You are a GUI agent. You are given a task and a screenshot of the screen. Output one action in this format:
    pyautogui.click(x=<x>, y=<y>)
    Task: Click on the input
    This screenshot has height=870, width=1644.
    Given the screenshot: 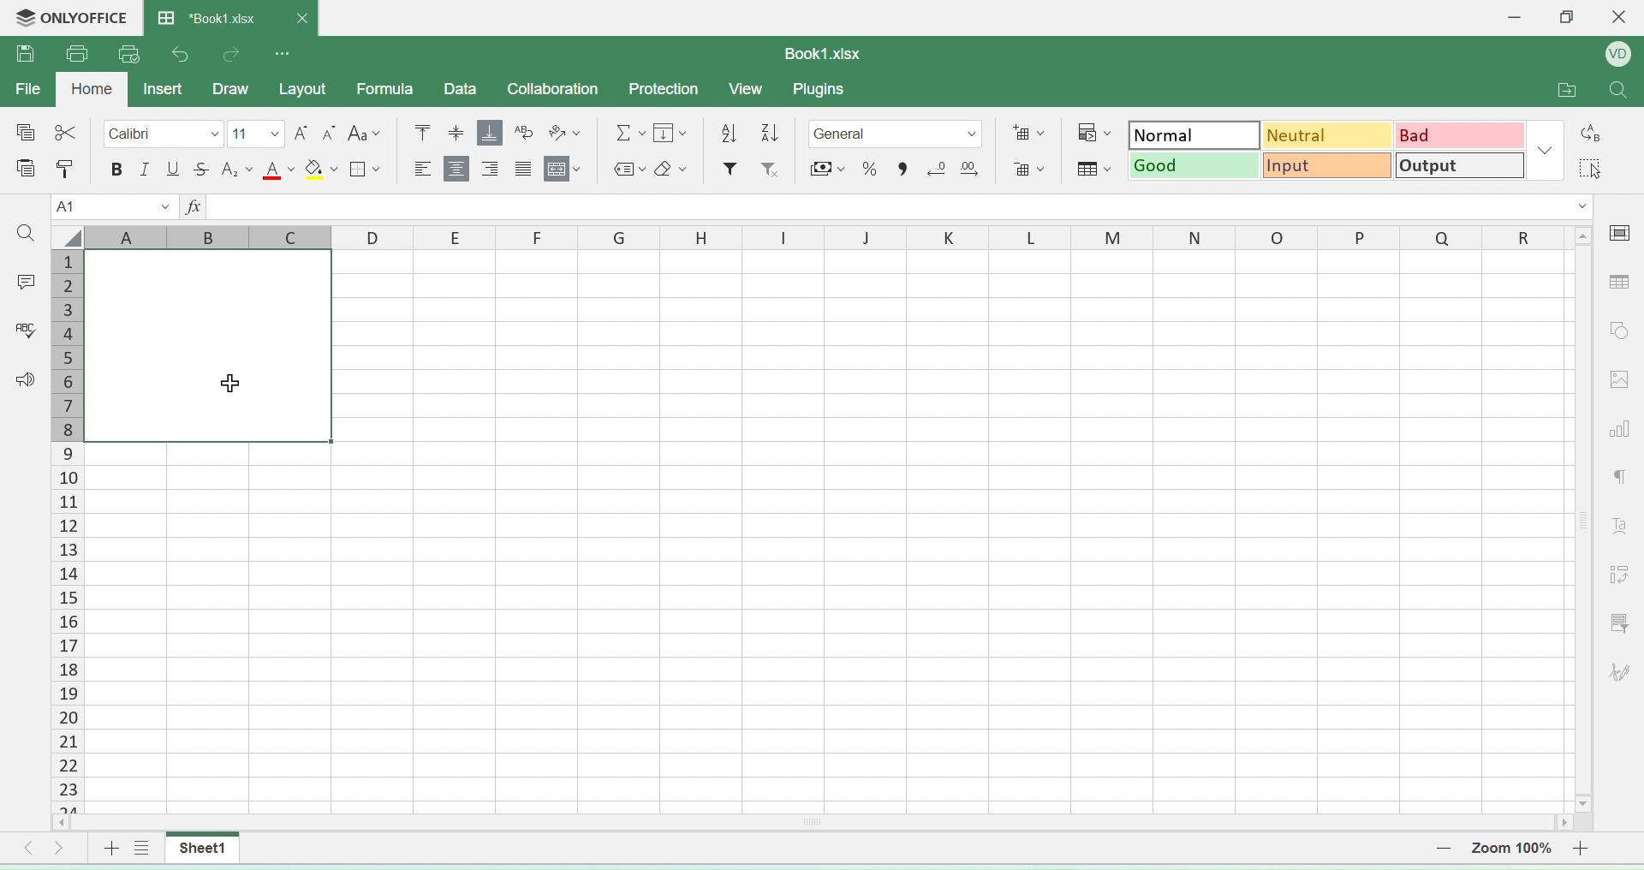 What is the action you would take?
    pyautogui.click(x=1325, y=164)
    